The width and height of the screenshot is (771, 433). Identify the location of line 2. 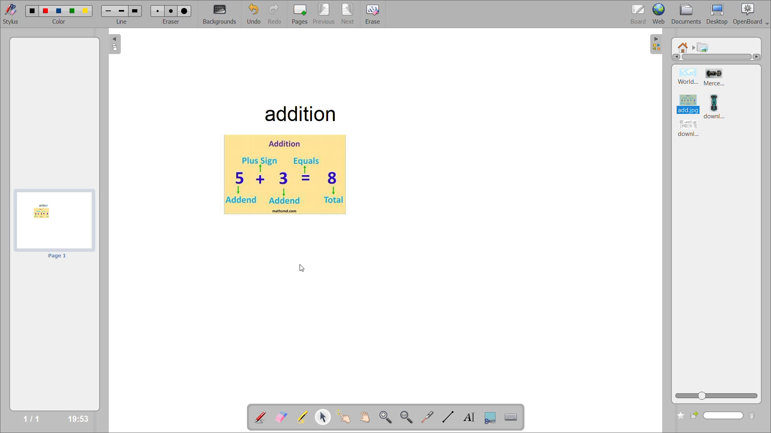
(122, 12).